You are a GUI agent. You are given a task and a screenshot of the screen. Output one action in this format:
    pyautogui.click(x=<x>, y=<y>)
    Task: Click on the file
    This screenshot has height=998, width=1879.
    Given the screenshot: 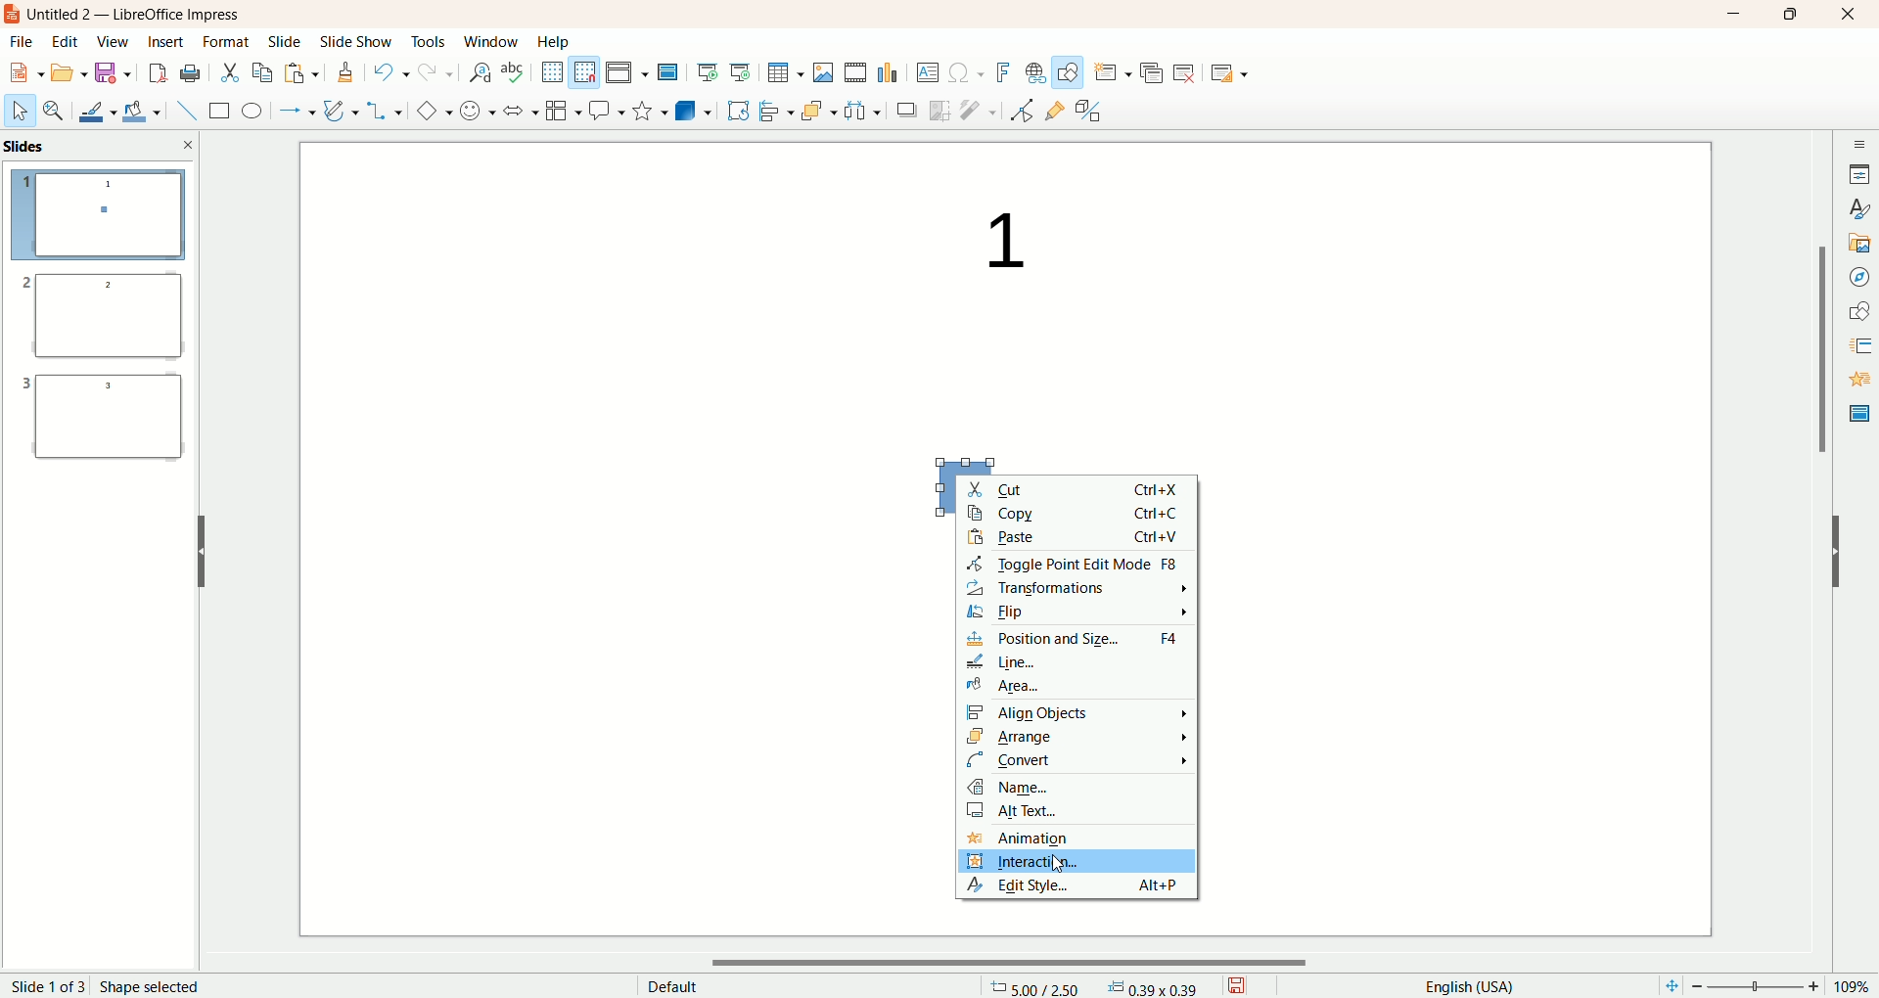 What is the action you would take?
    pyautogui.click(x=27, y=42)
    